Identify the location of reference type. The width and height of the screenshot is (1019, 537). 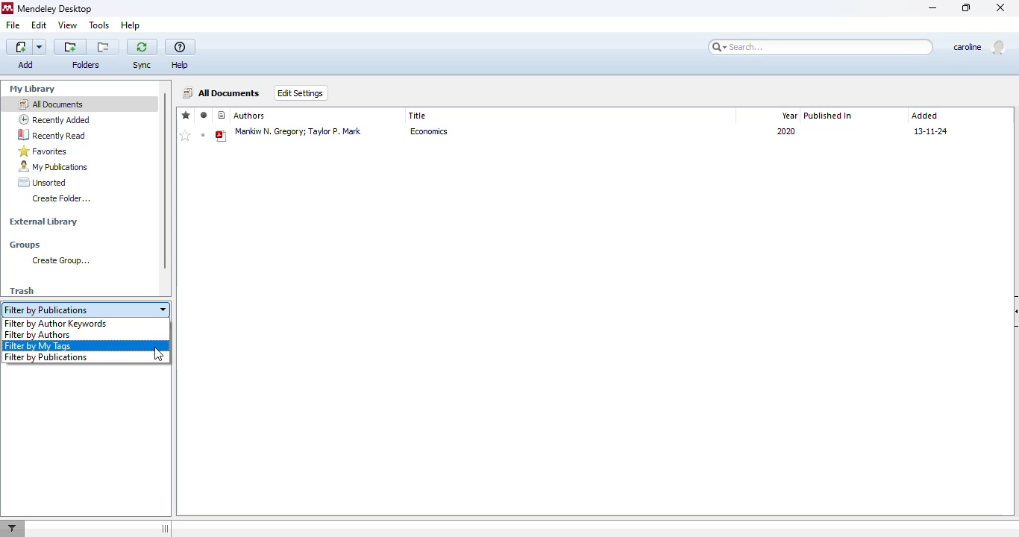
(222, 116).